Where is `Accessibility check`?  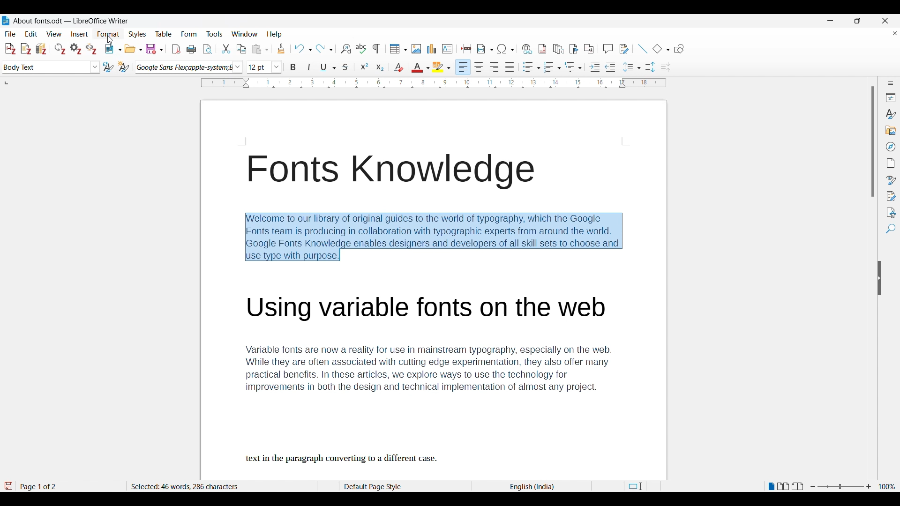 Accessibility check is located at coordinates (891, 213).